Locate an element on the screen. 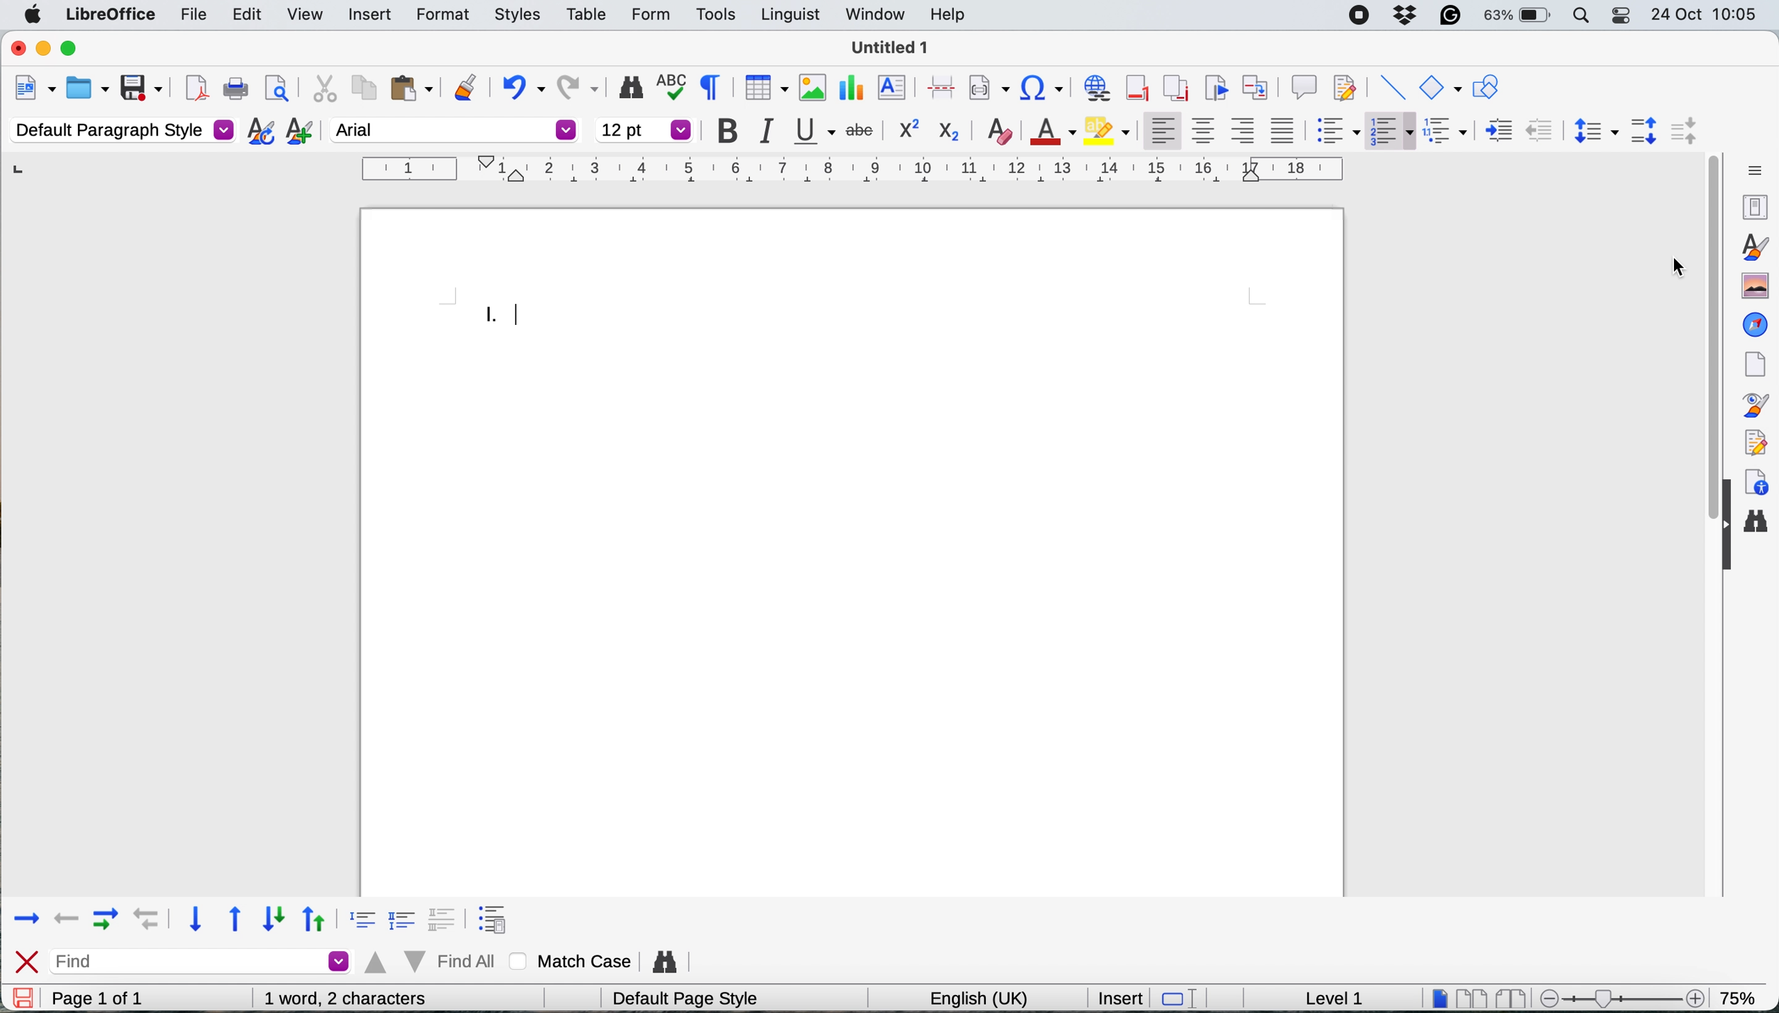 This screenshot has width=1779, height=1013. undo is located at coordinates (522, 85).